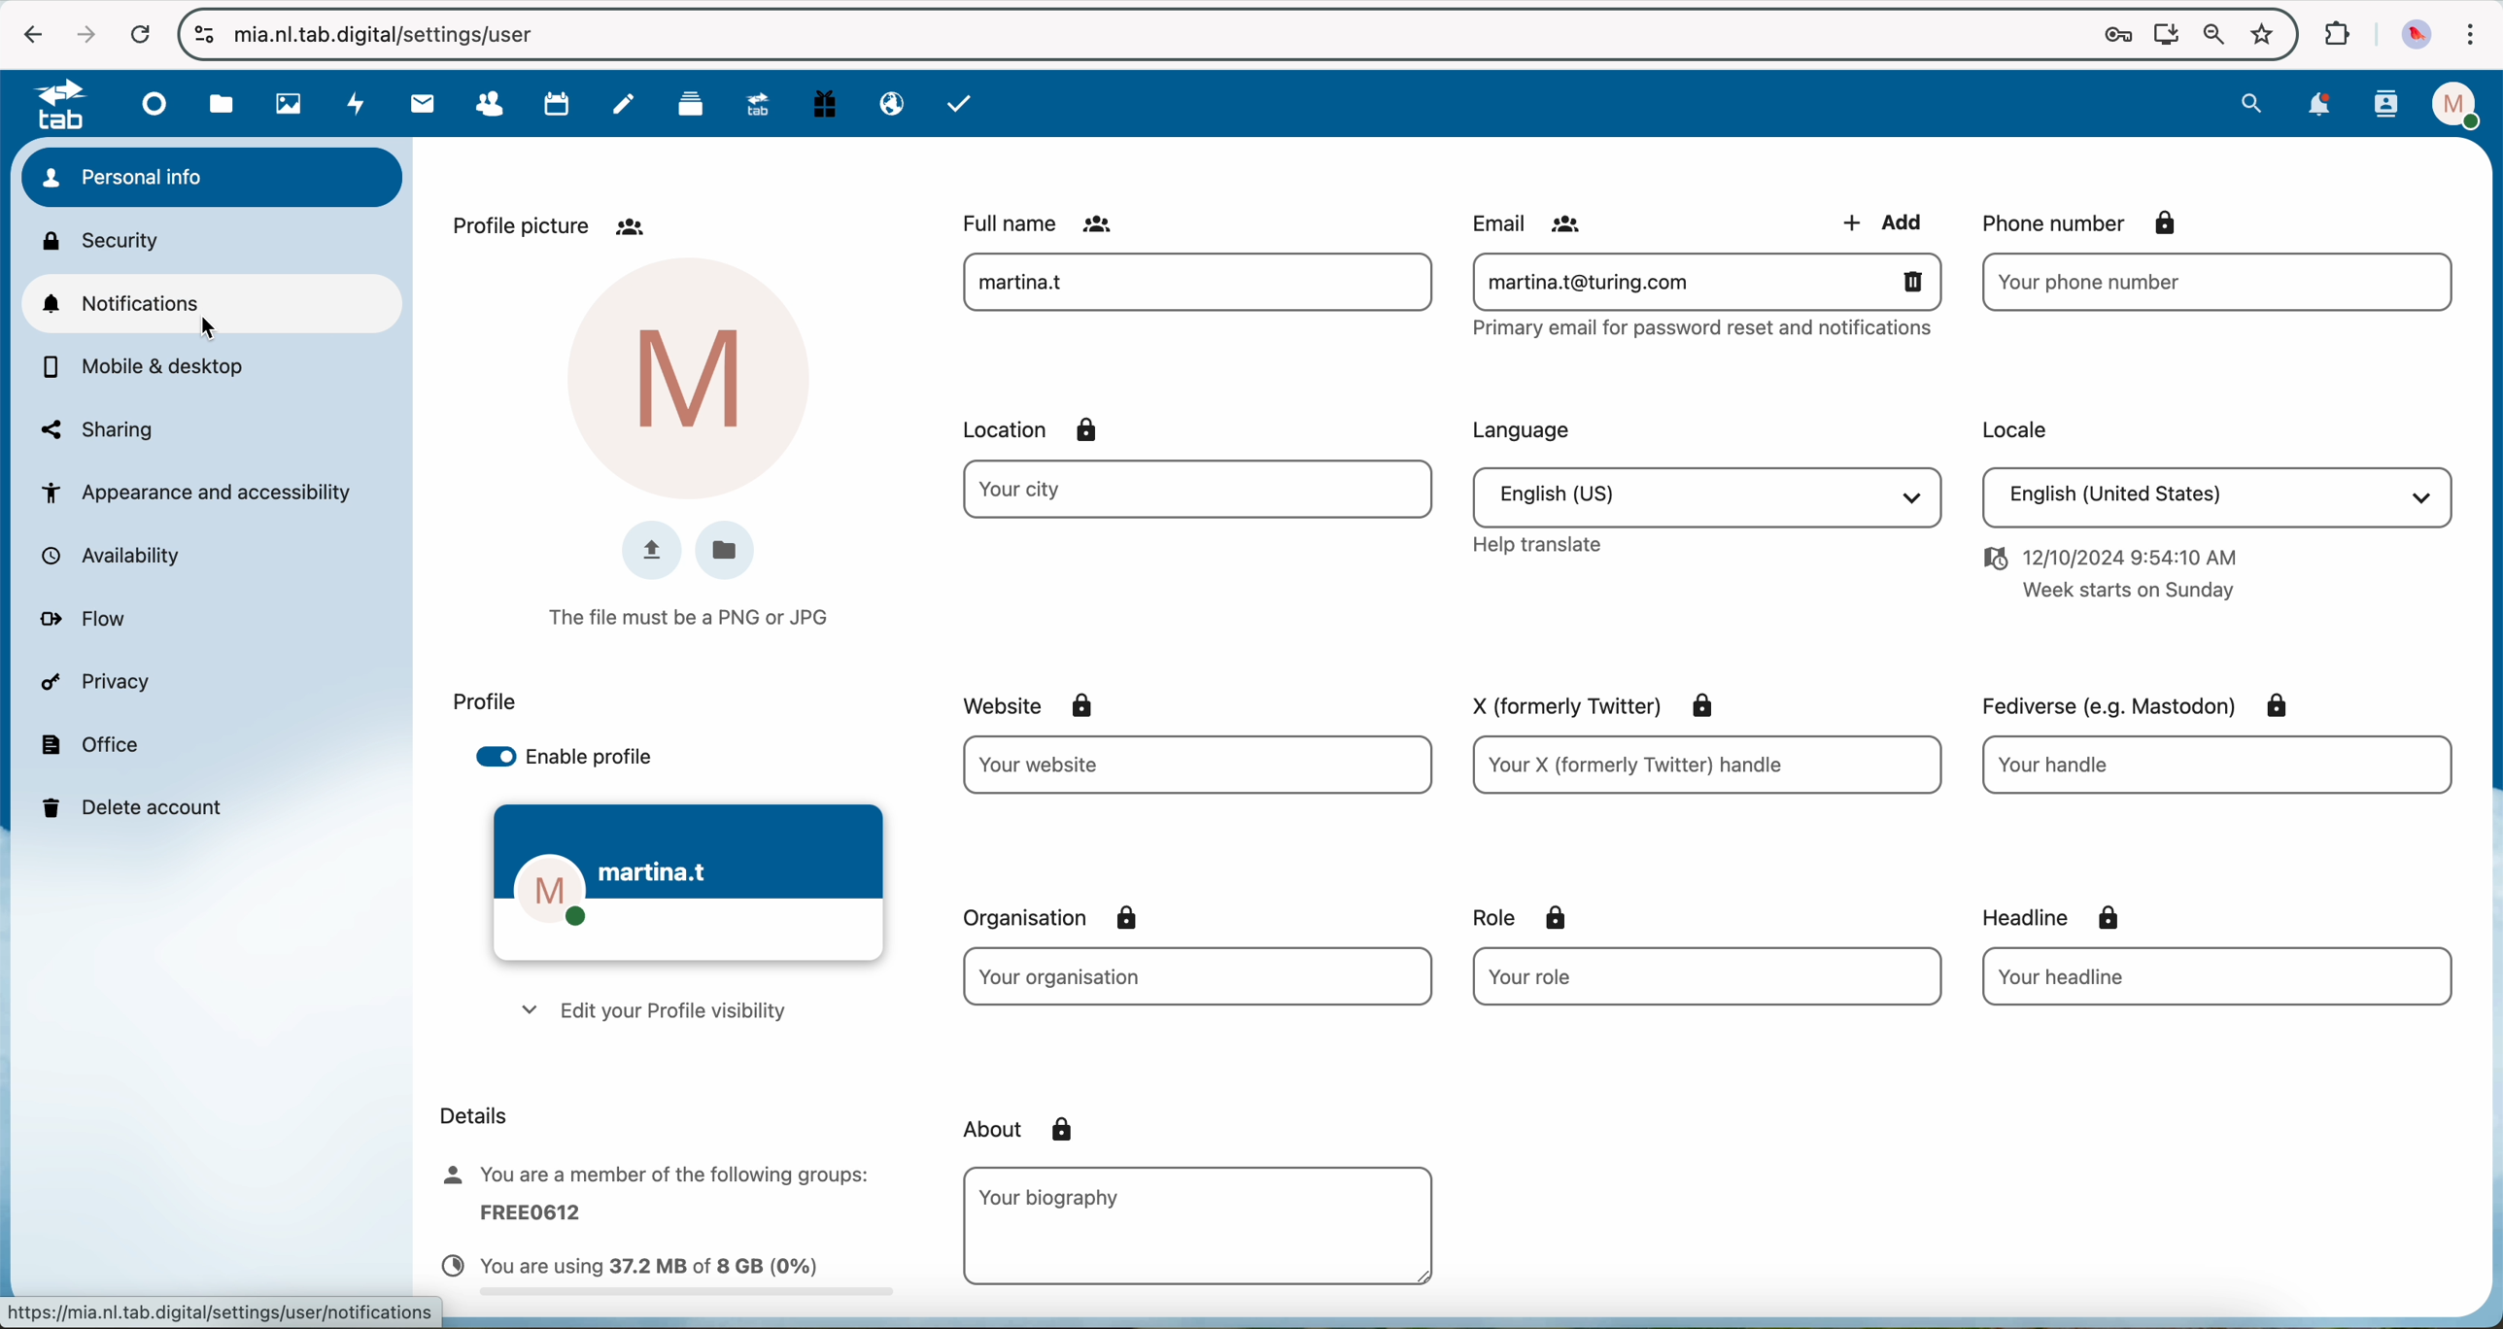  What do you see at coordinates (2215, 495) in the screenshot?
I see `locale language` at bounding box center [2215, 495].